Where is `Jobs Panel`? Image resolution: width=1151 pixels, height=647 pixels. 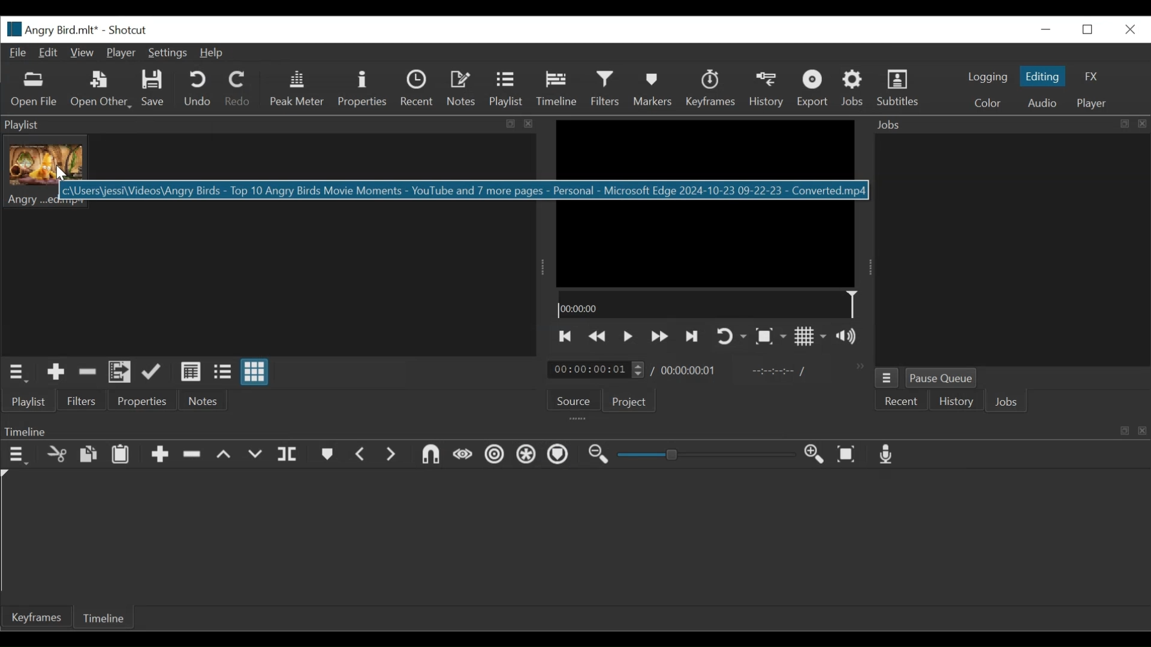 Jobs Panel is located at coordinates (1011, 249).